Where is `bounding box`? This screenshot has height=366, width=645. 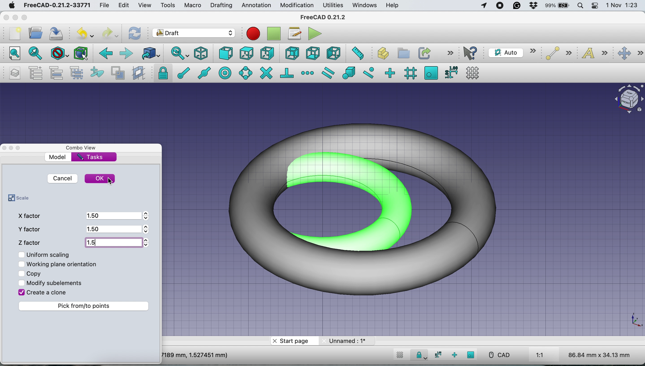 bounding box is located at coordinates (81, 54).